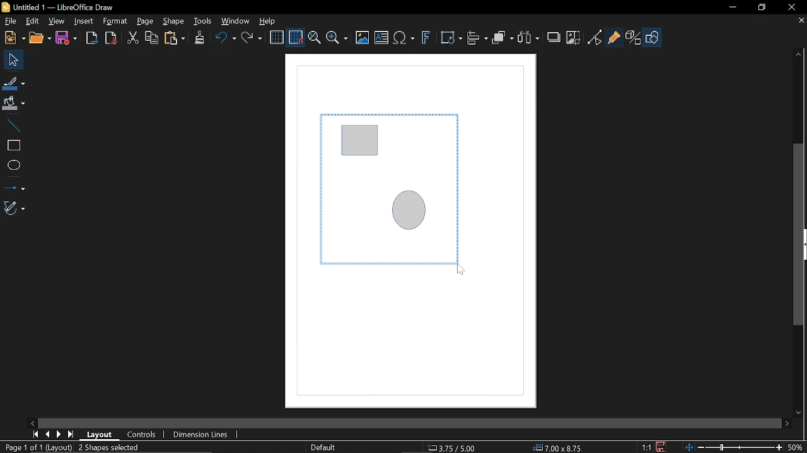 The height and width of the screenshot is (453, 807). I want to click on Change Zoom, so click(735, 448).